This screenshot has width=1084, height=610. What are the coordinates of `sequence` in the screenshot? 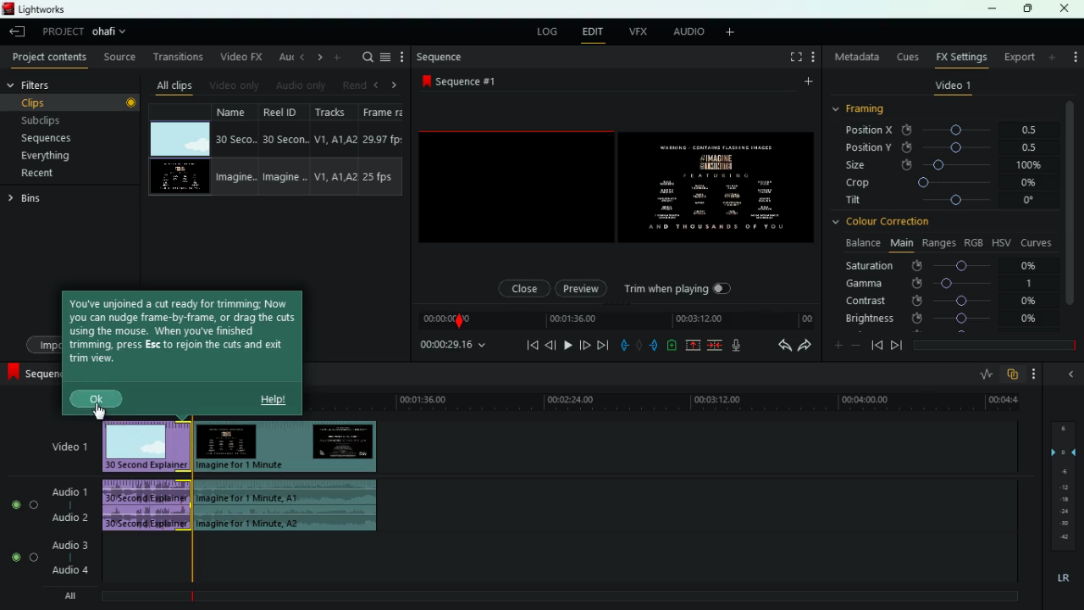 It's located at (33, 374).